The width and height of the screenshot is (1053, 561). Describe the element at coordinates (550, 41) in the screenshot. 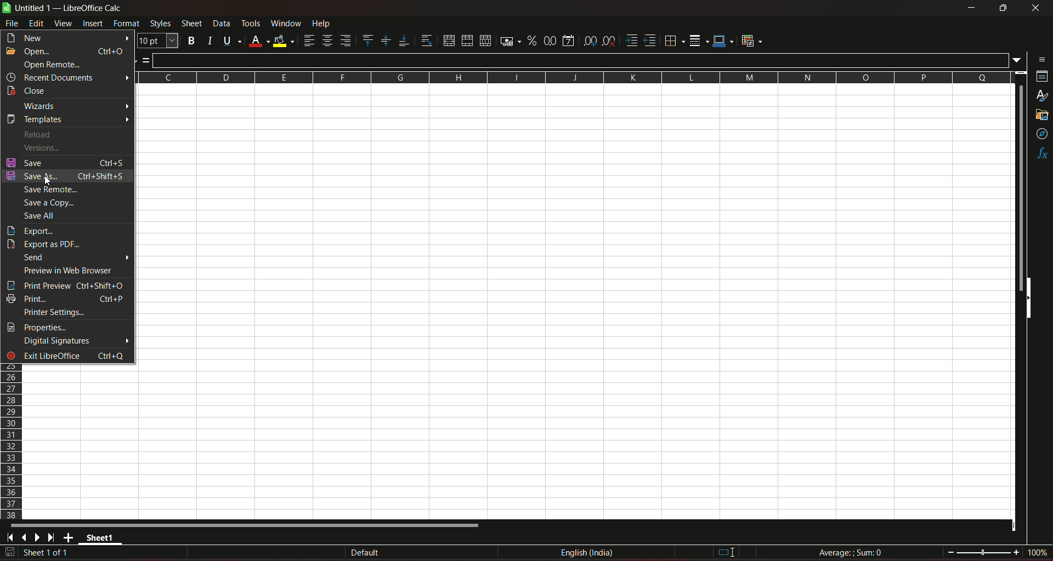

I see `format as number` at that location.